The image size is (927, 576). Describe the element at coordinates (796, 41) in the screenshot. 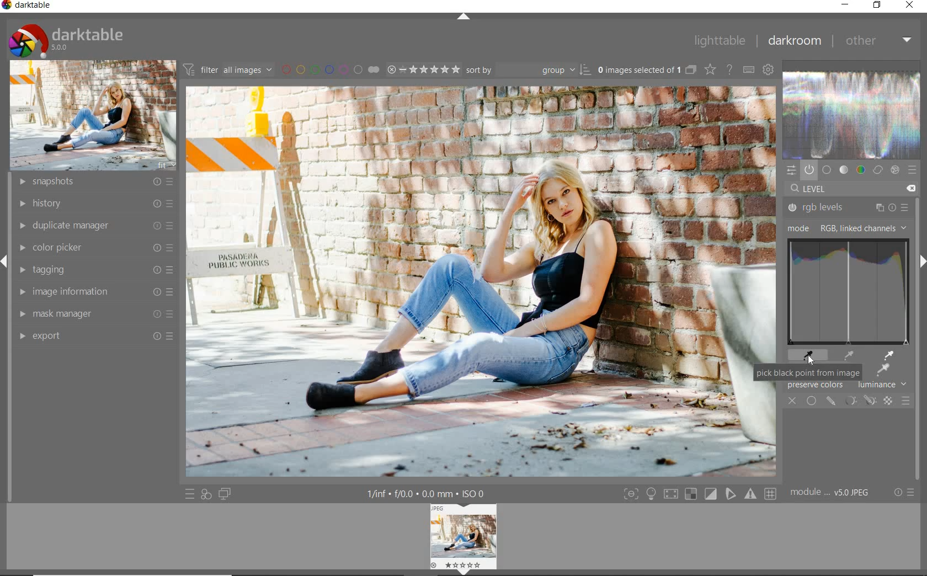

I see `darkroom` at that location.